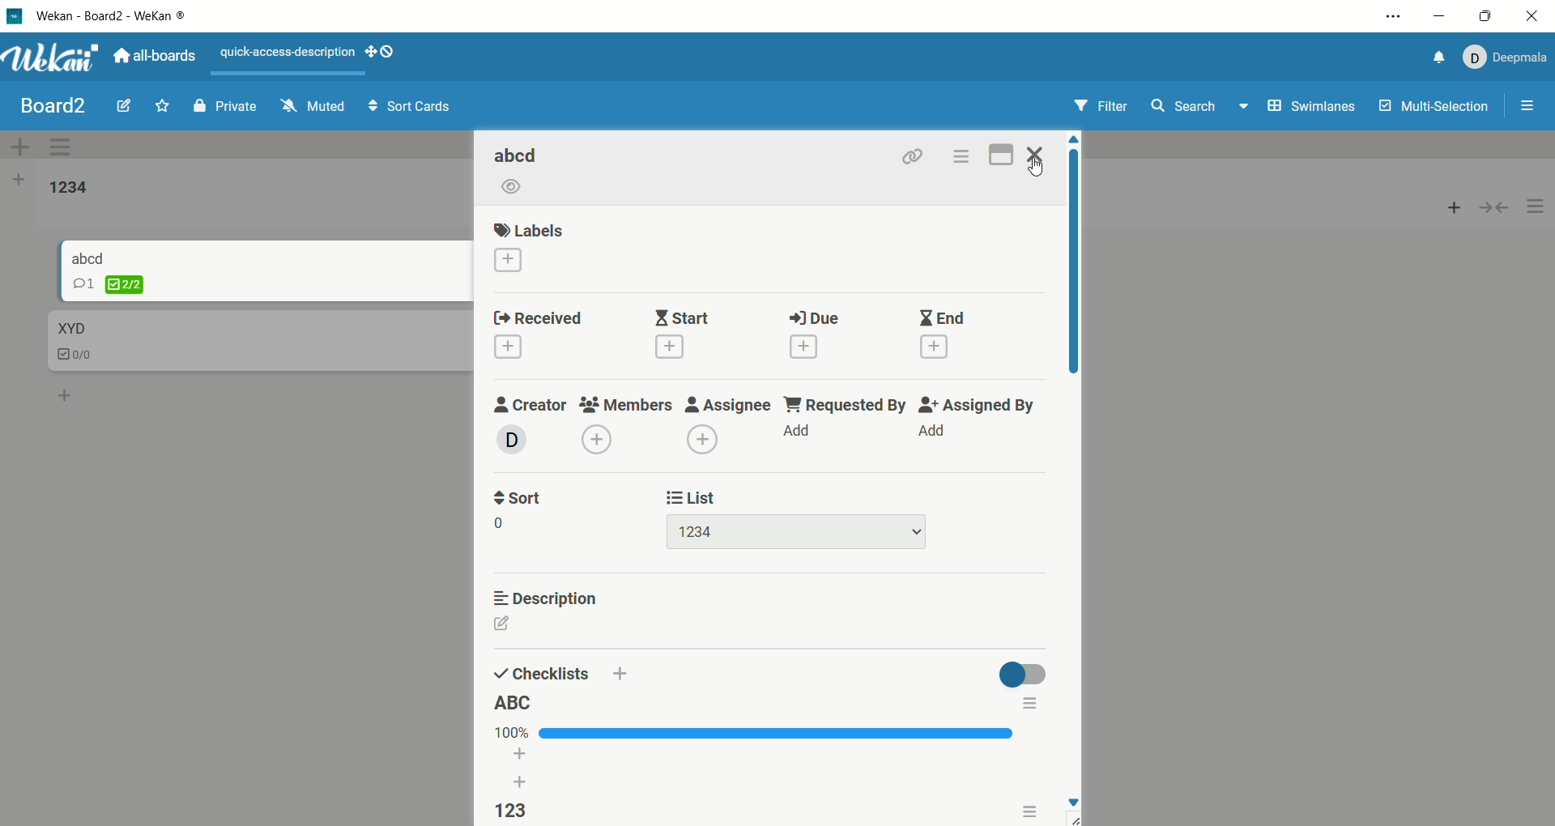  What do you see at coordinates (289, 53) in the screenshot?
I see `text` at bounding box center [289, 53].